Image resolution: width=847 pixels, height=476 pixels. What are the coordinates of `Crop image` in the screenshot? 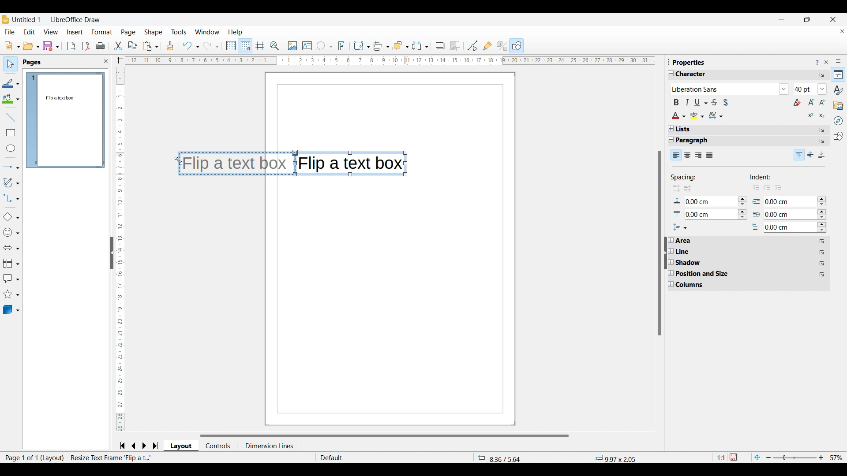 It's located at (455, 46).